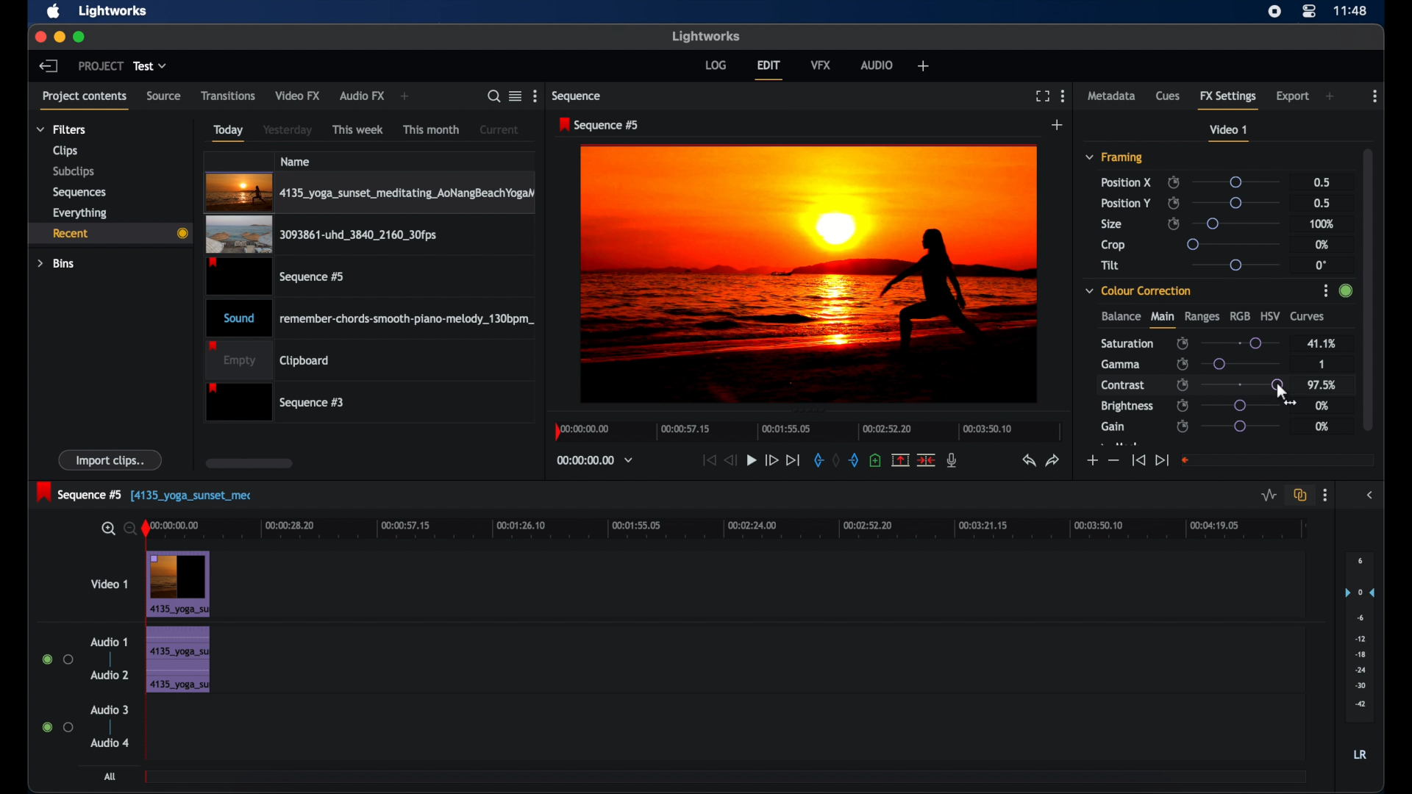 Image resolution: width=1412 pixels, height=794 pixels. Describe the element at coordinates (1120, 317) in the screenshot. I see `balance` at that location.